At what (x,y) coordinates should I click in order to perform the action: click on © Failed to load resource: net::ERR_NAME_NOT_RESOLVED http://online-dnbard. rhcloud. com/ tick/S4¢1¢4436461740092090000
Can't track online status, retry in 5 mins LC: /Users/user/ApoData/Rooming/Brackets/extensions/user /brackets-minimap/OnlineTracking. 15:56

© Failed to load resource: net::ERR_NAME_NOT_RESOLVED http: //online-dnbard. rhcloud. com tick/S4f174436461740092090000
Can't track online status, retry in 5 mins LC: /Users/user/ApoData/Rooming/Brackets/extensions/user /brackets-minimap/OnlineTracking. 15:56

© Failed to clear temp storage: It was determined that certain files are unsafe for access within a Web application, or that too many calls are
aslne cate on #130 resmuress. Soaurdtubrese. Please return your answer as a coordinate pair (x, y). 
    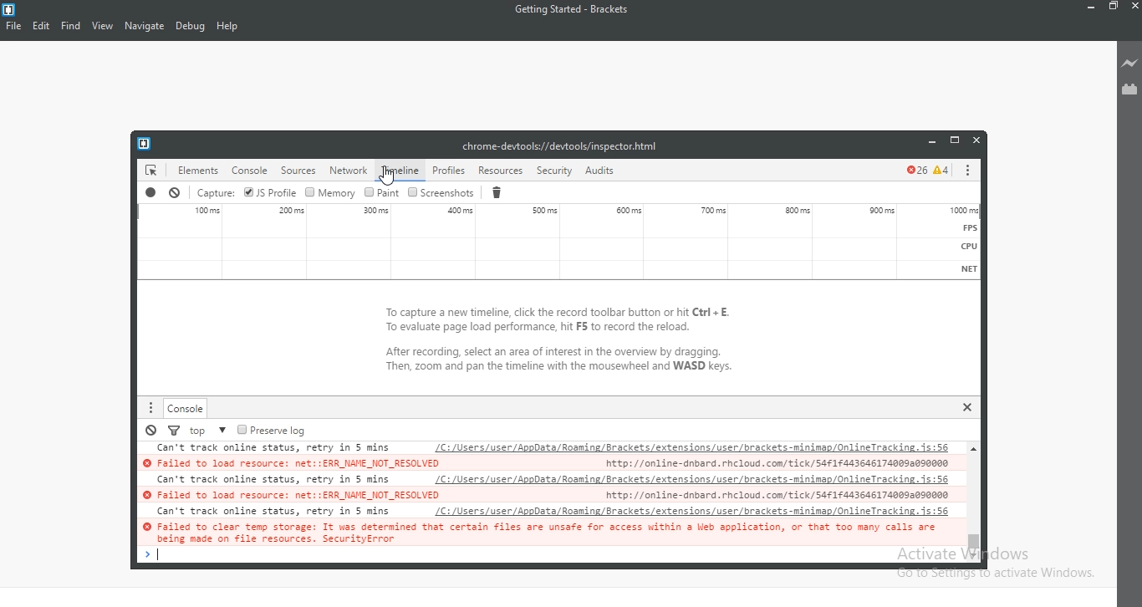
    Looking at the image, I should click on (549, 492).